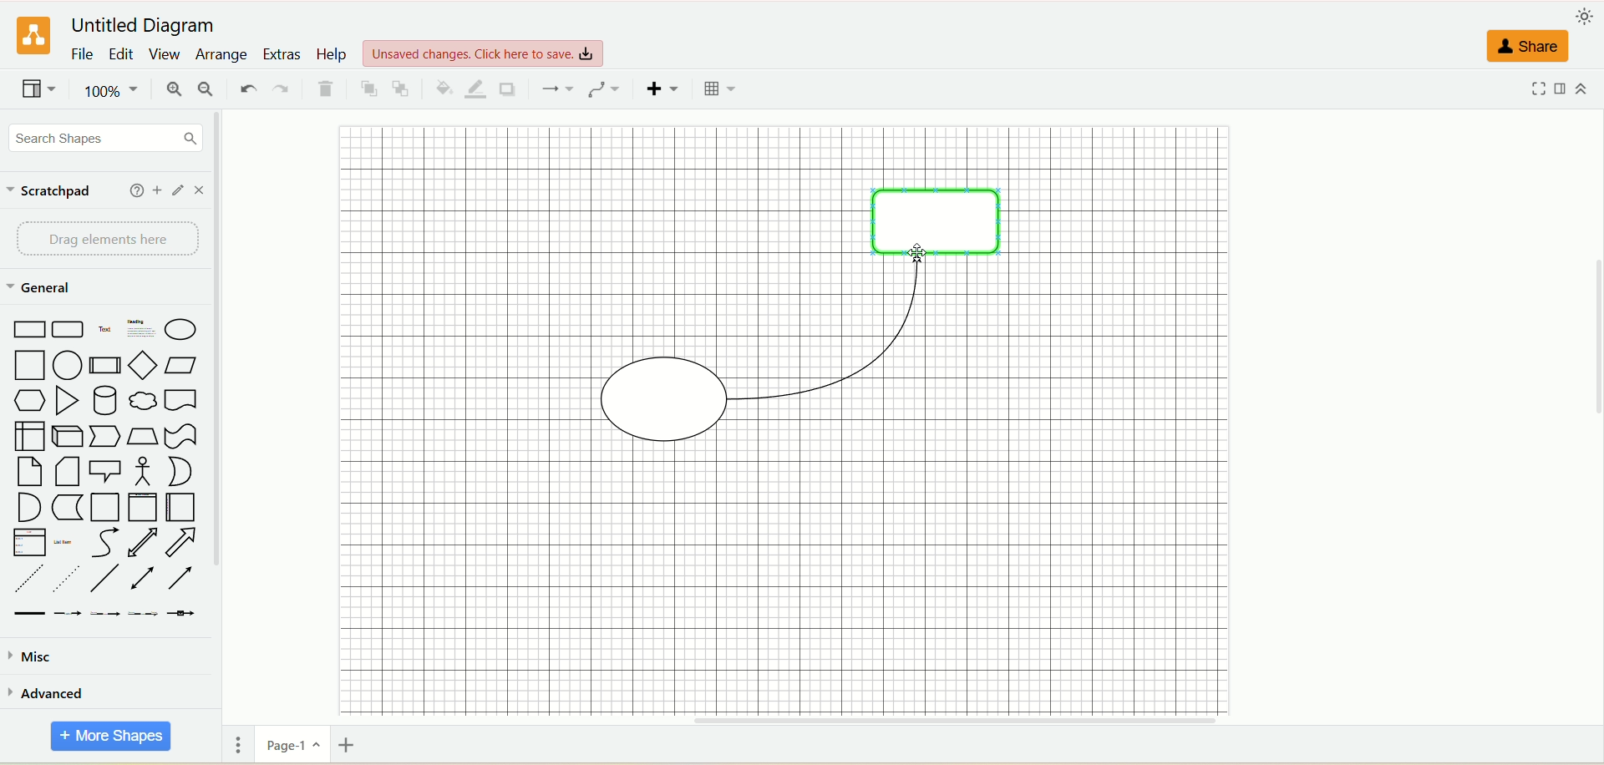 The height and width of the screenshot is (765, 1604). Describe the element at coordinates (109, 93) in the screenshot. I see `zoom factor` at that location.